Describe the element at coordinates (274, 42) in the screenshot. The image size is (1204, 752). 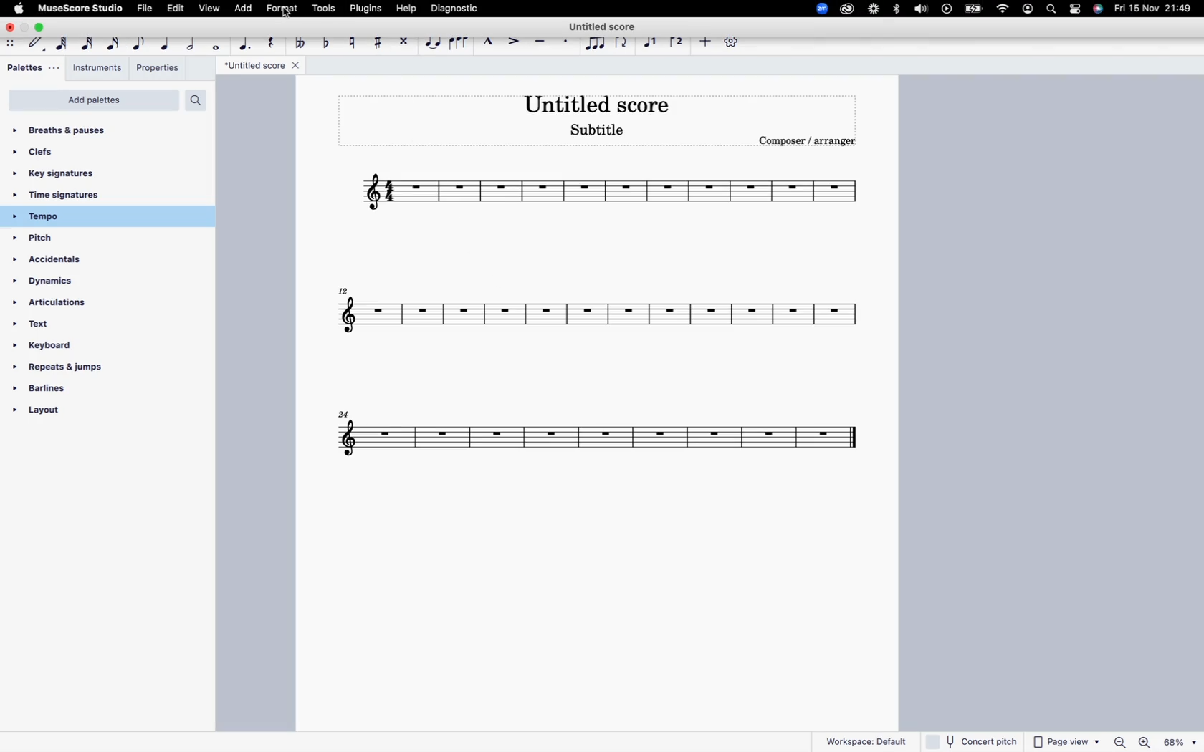
I see `rest` at that location.